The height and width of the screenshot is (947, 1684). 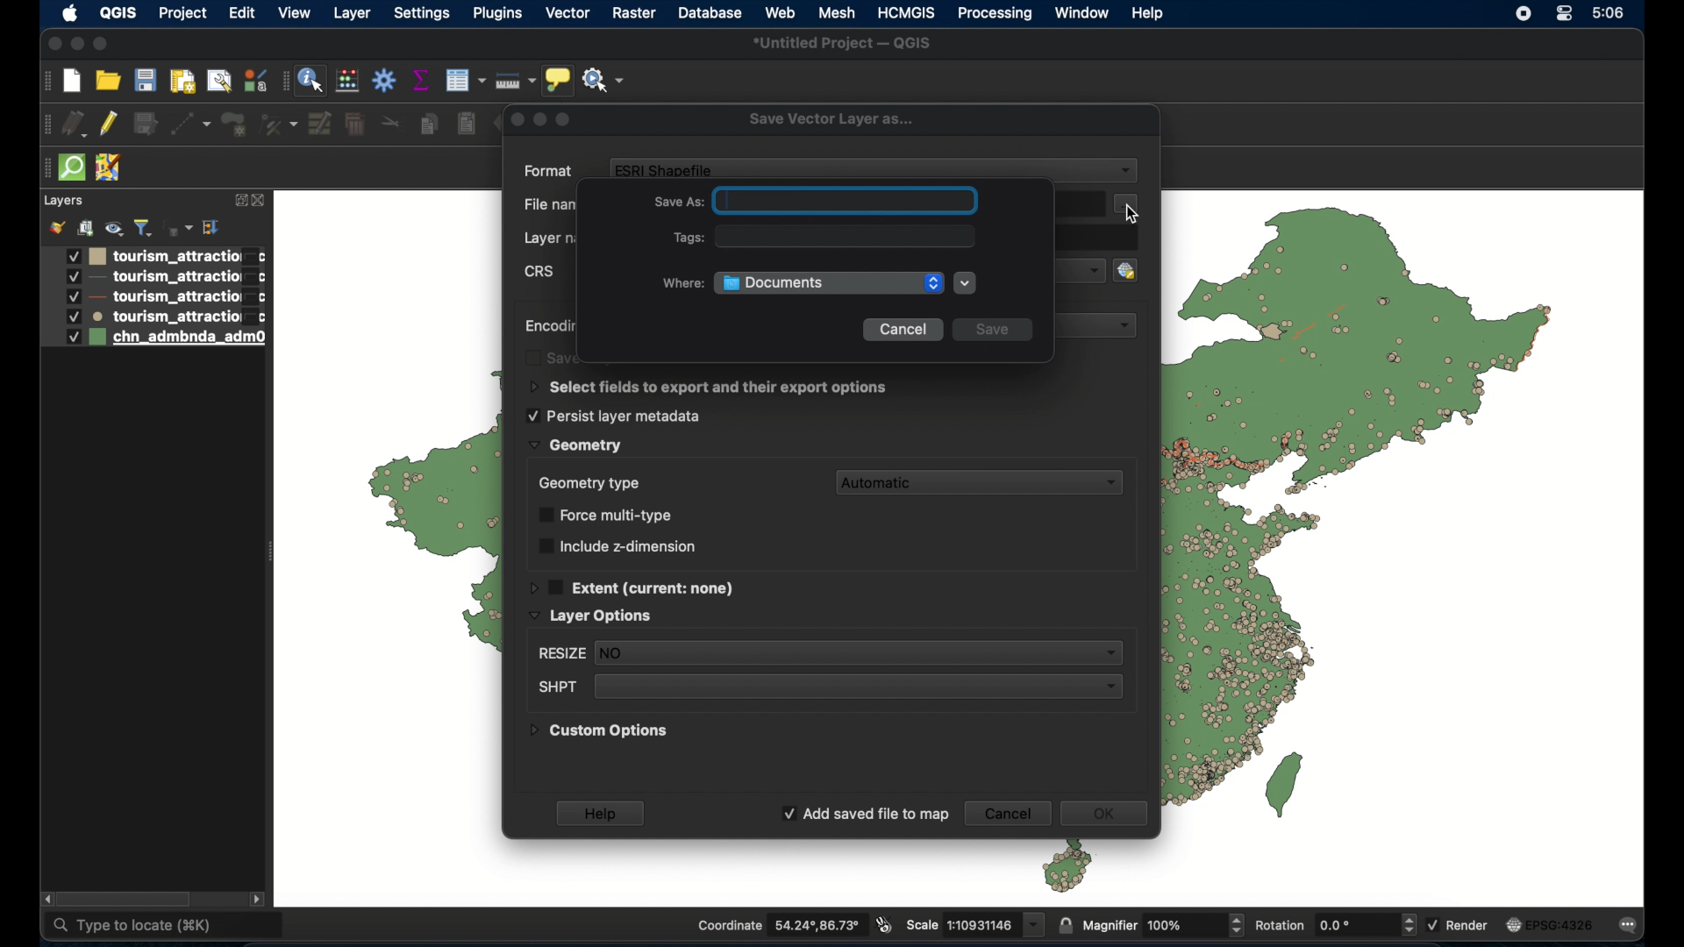 What do you see at coordinates (1106, 325) in the screenshot?
I see `dropdown` at bounding box center [1106, 325].